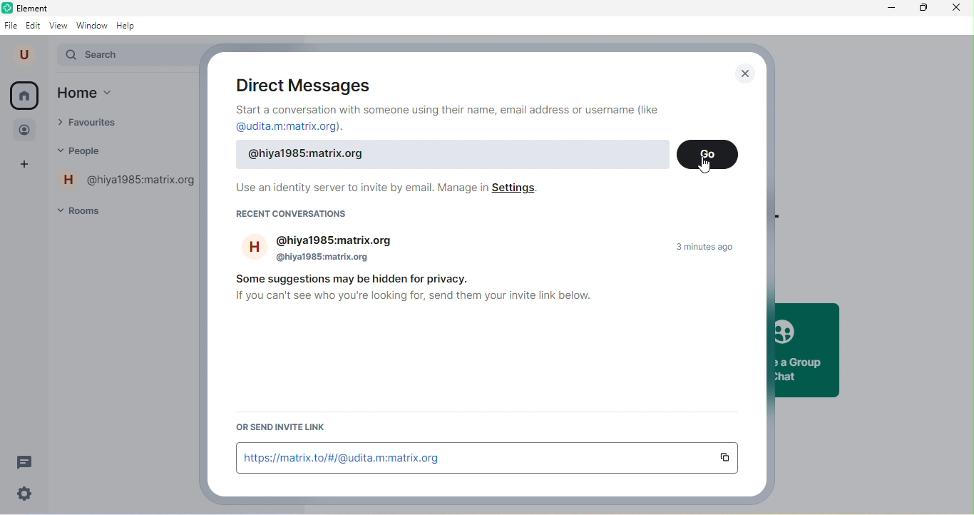  What do you see at coordinates (26, 493) in the screenshot?
I see `settings` at bounding box center [26, 493].